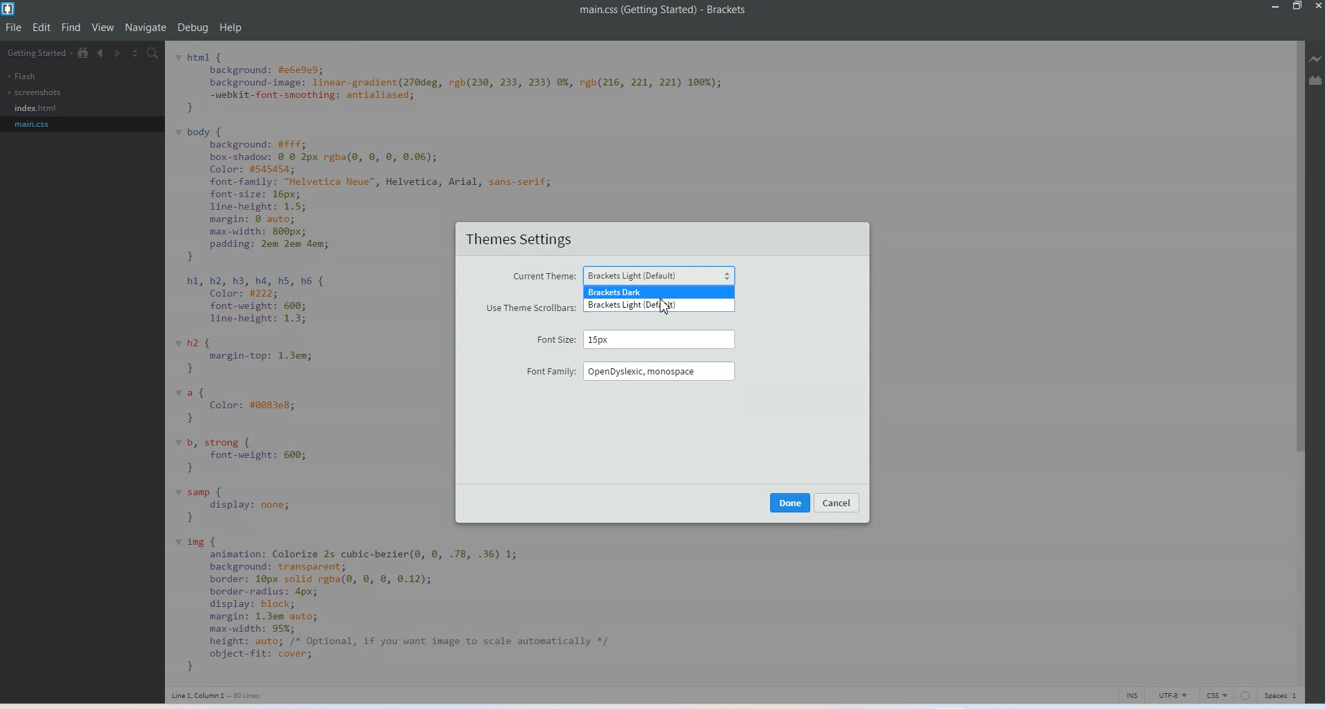  What do you see at coordinates (137, 53) in the screenshot?
I see `Split screen vertically and Horizontally` at bounding box center [137, 53].